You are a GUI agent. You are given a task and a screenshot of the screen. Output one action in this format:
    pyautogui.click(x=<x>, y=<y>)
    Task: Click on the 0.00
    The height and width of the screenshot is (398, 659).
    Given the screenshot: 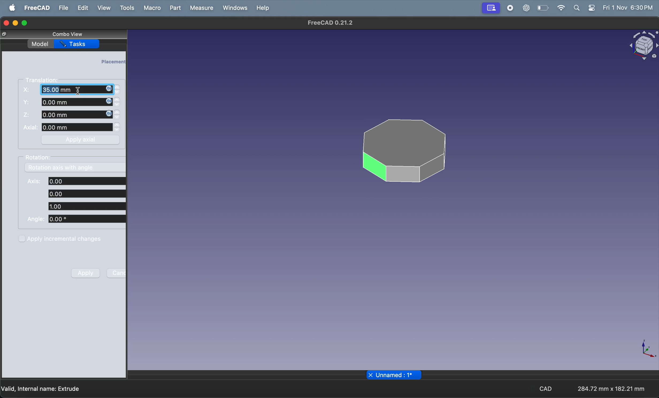 What is the action you would take?
    pyautogui.click(x=86, y=193)
    